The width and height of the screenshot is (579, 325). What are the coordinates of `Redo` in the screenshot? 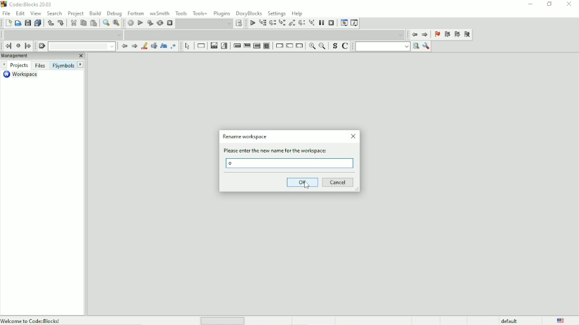 It's located at (60, 23).